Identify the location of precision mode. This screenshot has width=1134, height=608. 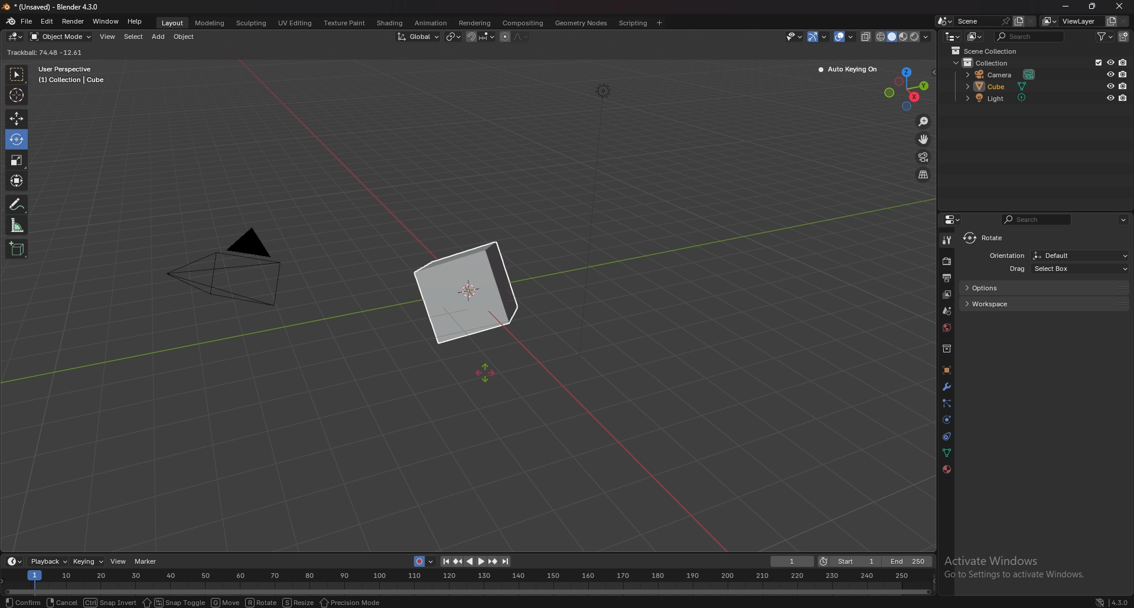
(351, 602).